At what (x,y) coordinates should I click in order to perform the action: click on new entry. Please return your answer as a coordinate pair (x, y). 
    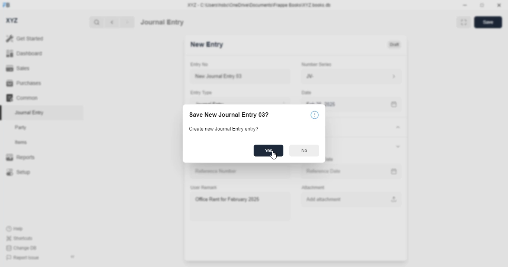
    Looking at the image, I should click on (206, 44).